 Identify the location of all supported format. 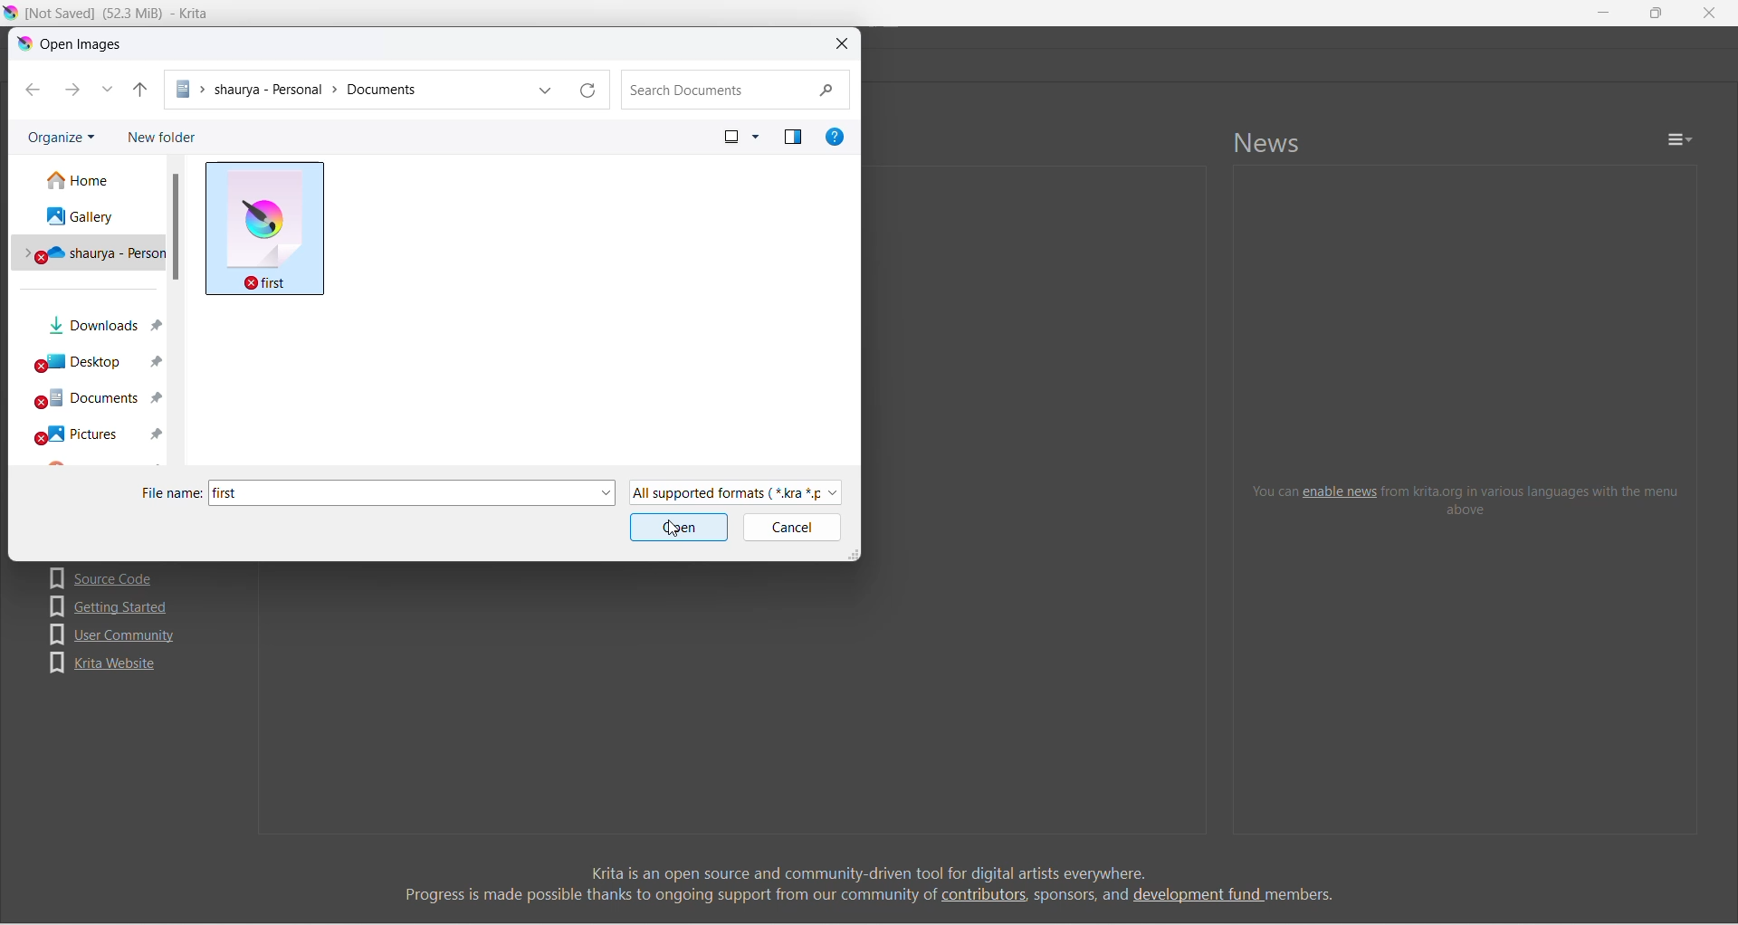
(736, 493).